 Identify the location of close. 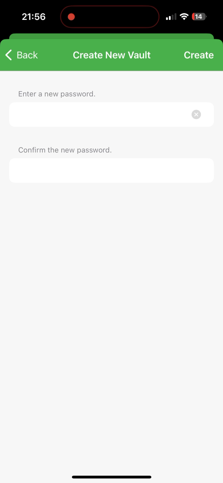
(199, 114).